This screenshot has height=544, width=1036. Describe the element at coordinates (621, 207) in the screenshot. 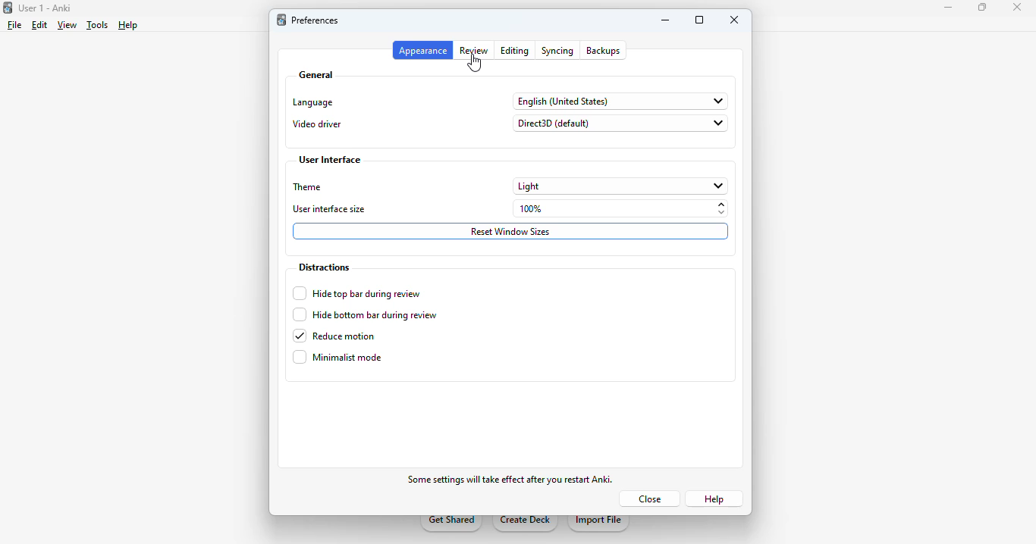

I see `100%` at that location.